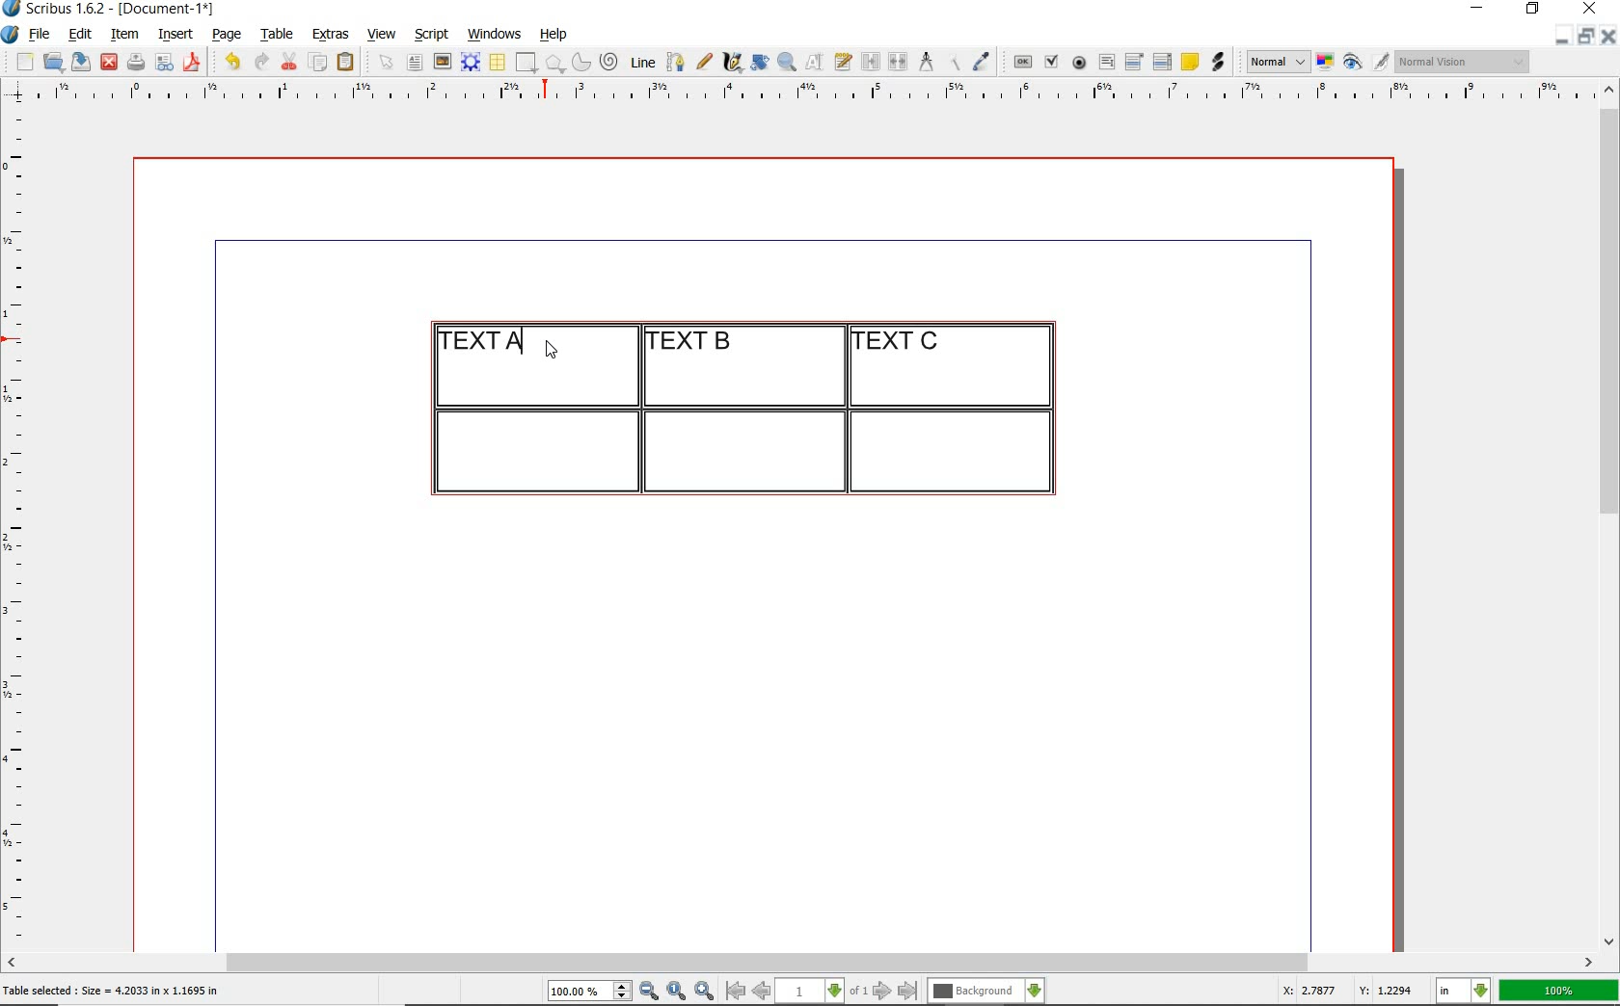  What do you see at coordinates (734, 991) in the screenshot?
I see `go to first page` at bounding box center [734, 991].